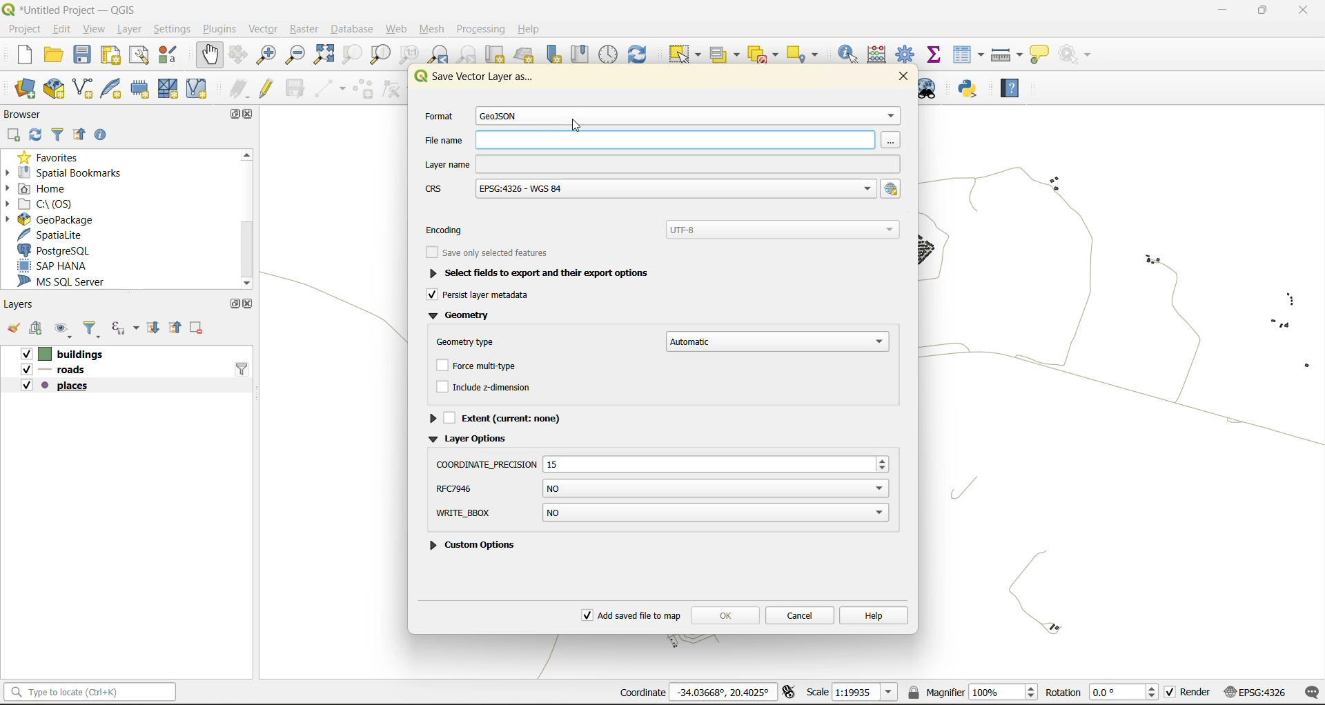 The height and width of the screenshot is (705, 1325). What do you see at coordinates (661, 230) in the screenshot?
I see `encoding` at bounding box center [661, 230].